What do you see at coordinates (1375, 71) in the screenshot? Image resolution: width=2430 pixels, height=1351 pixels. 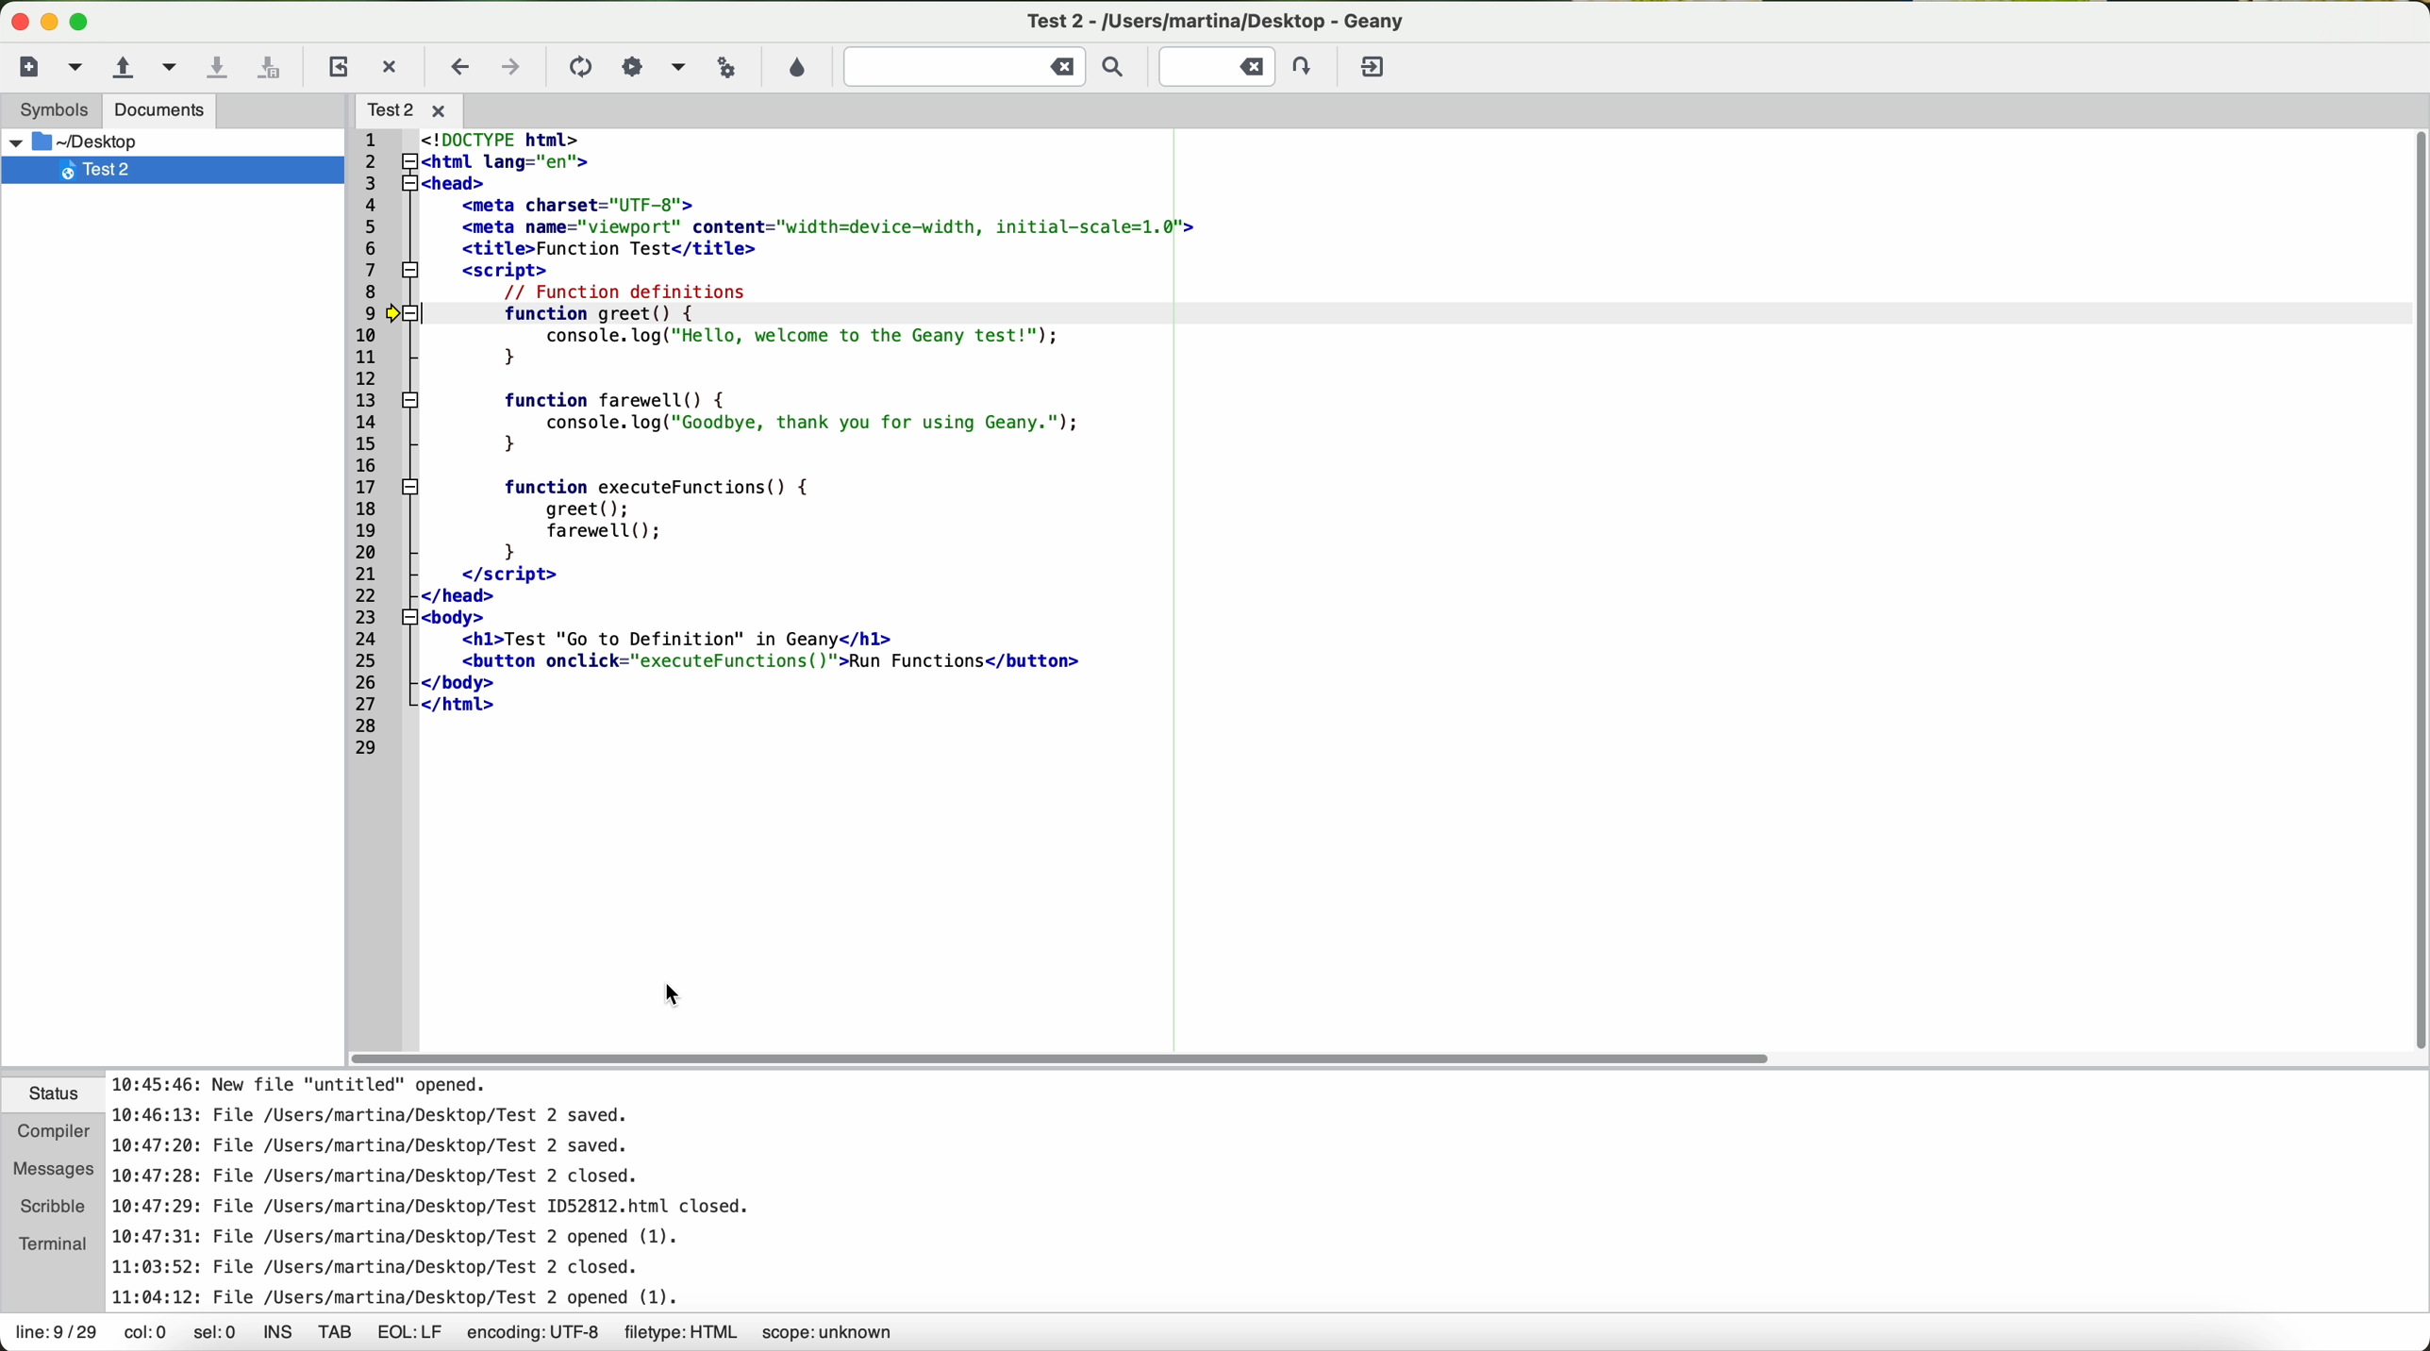 I see `quit Geany` at bounding box center [1375, 71].